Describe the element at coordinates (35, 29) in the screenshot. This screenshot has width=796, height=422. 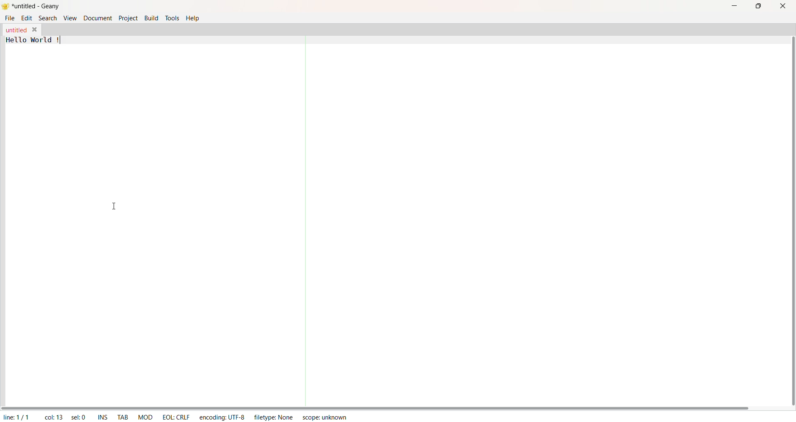
I see `Close File` at that location.